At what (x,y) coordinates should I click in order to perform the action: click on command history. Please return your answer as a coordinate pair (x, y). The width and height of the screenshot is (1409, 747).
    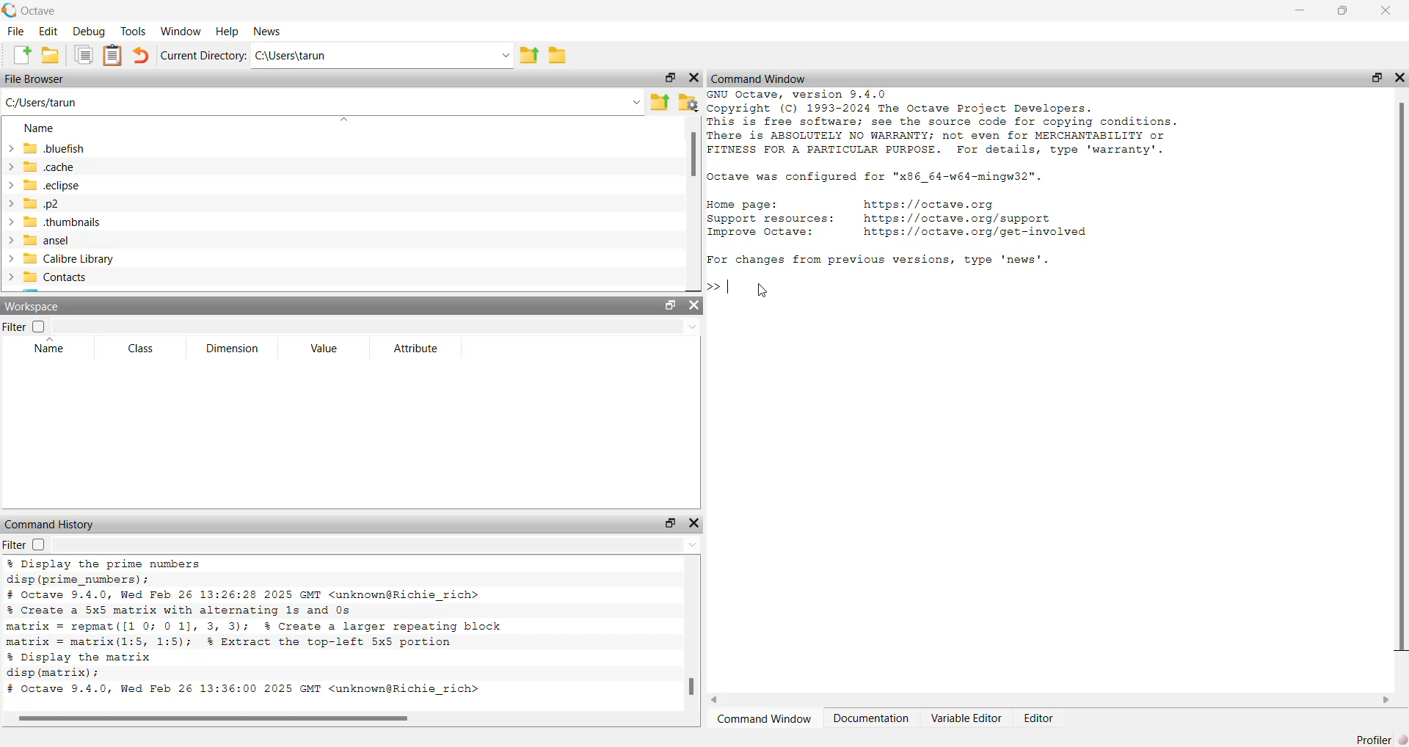
    Looking at the image, I should click on (50, 524).